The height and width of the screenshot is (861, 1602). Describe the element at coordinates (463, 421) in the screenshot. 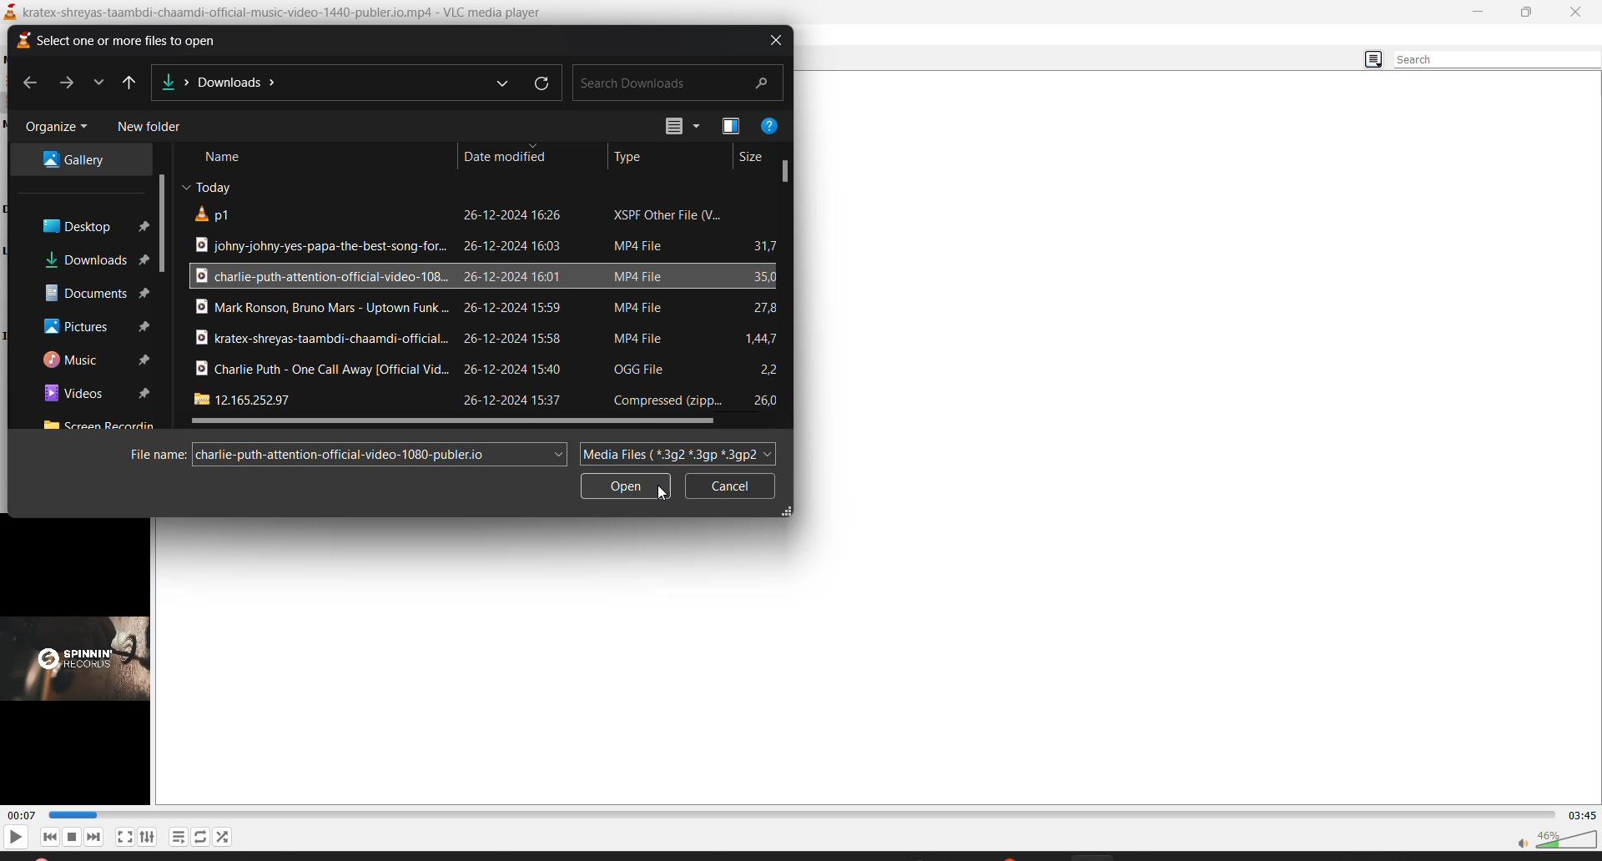

I see `horizontal scroll bar` at that location.